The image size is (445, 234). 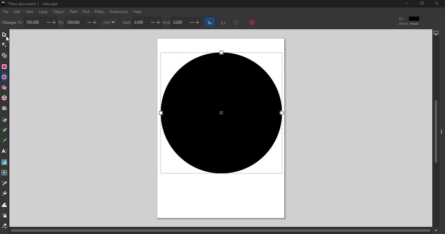 I want to click on Cursor, so click(x=9, y=39).